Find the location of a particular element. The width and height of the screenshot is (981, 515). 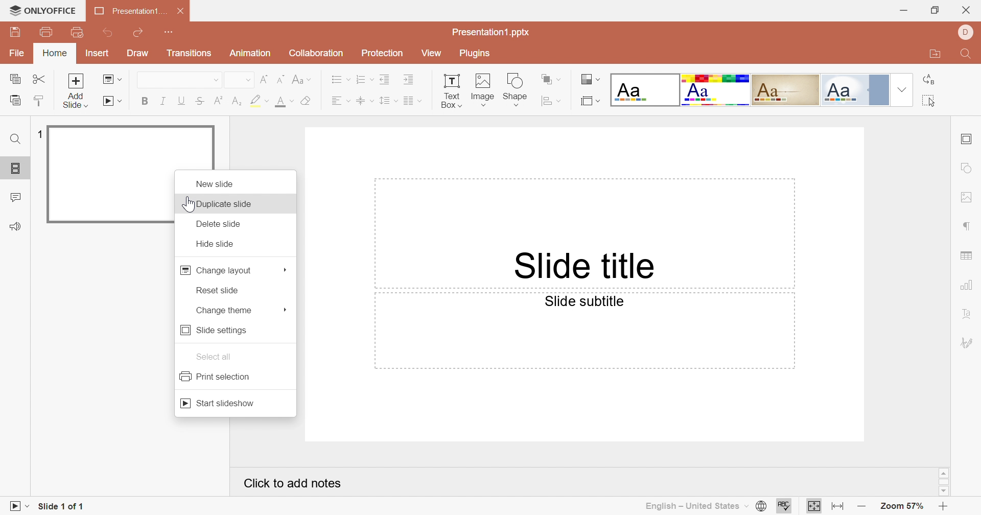

Slide settings is located at coordinates (968, 138).